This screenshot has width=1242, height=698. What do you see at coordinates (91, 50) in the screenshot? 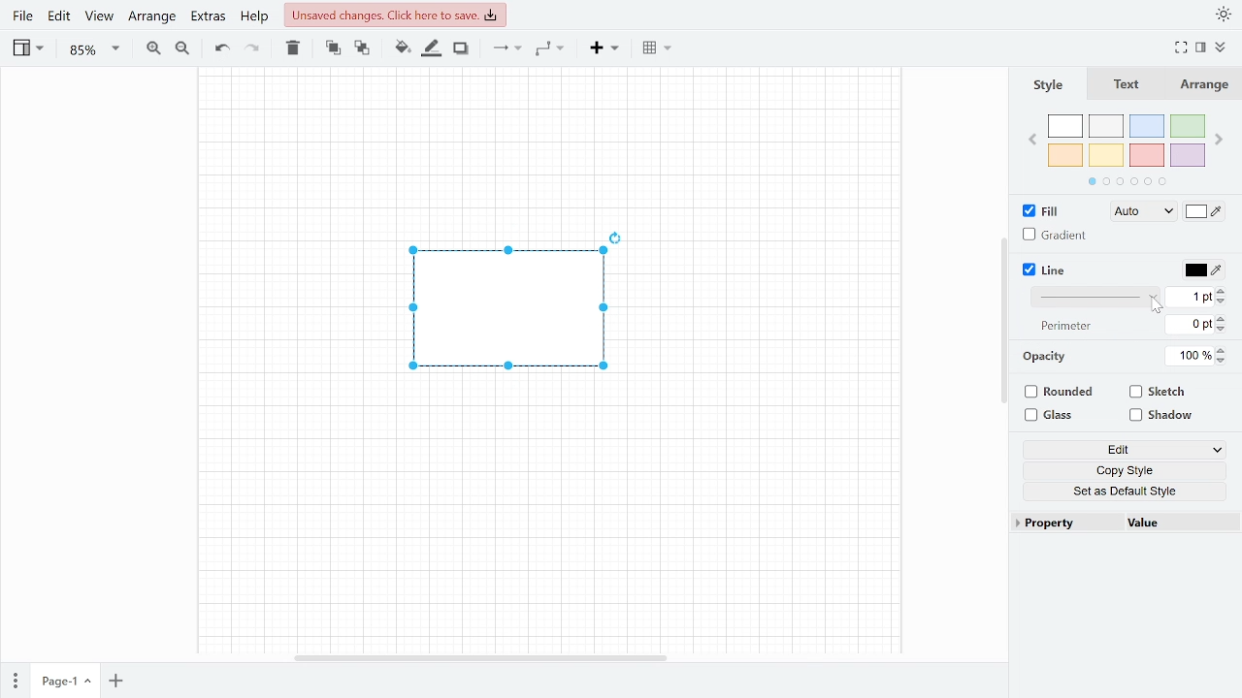
I see `Zoom(85%)` at bounding box center [91, 50].